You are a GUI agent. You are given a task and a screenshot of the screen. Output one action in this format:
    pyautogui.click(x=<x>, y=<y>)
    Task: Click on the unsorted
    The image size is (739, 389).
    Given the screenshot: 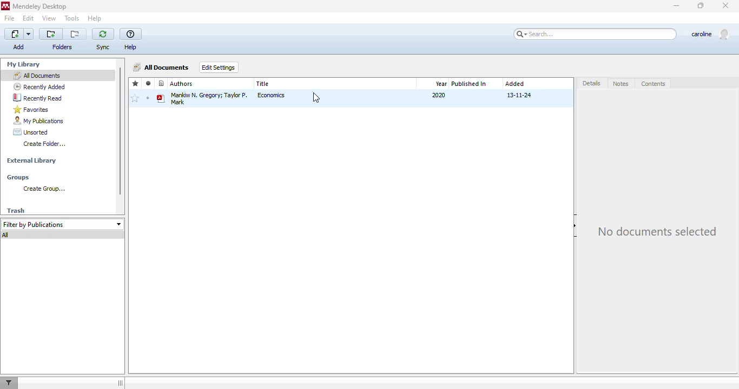 What is the action you would take?
    pyautogui.click(x=31, y=132)
    